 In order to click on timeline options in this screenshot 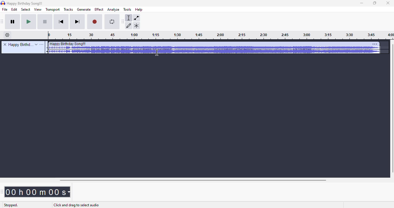, I will do `click(8, 35)`.